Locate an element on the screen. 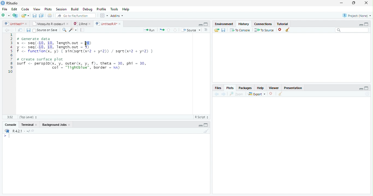 This screenshot has height=196, width=373. Go to next section/chunk is located at coordinates (175, 30).